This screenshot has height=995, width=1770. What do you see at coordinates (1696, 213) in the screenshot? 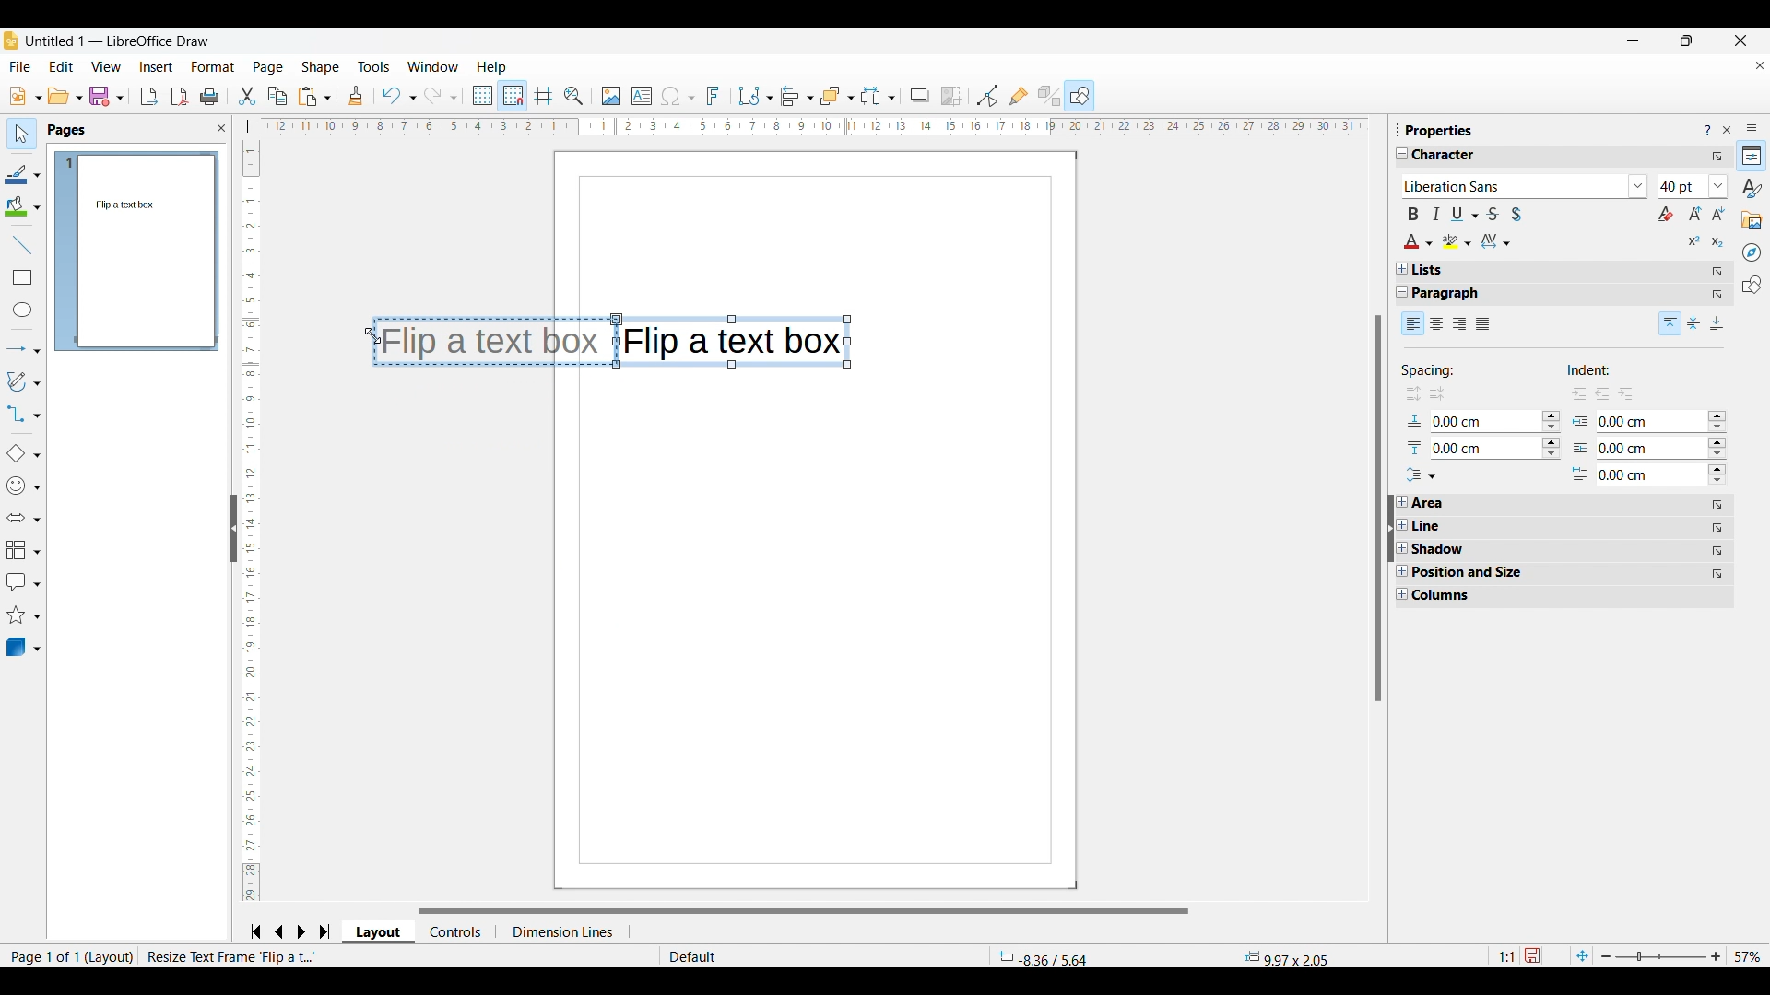
I see `Increase font size` at bounding box center [1696, 213].